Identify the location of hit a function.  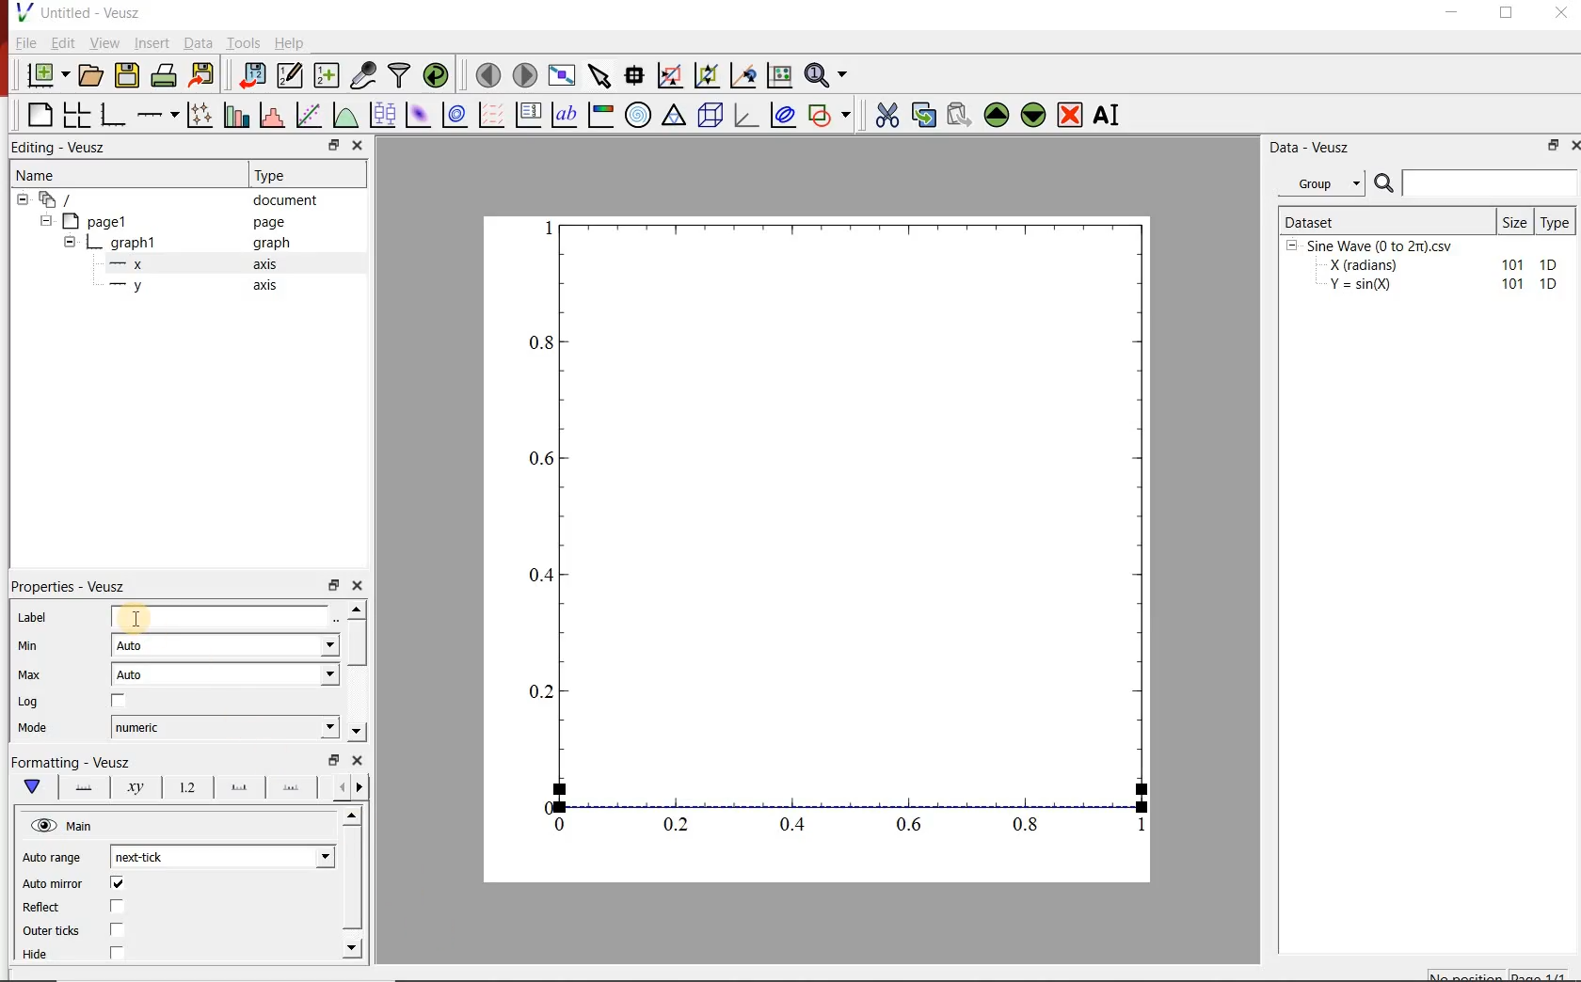
(311, 115).